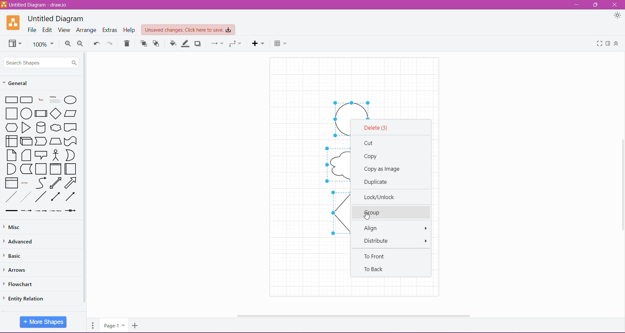  I want to click on Vertical Scroll Bar, so click(621, 183).